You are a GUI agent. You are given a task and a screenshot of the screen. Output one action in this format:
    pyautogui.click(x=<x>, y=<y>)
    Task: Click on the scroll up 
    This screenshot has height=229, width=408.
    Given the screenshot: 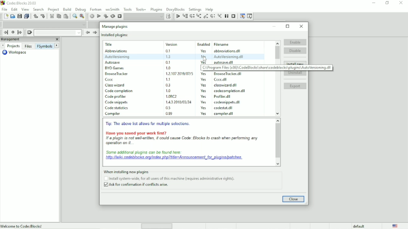 What is the action you would take?
    pyautogui.click(x=277, y=120)
    